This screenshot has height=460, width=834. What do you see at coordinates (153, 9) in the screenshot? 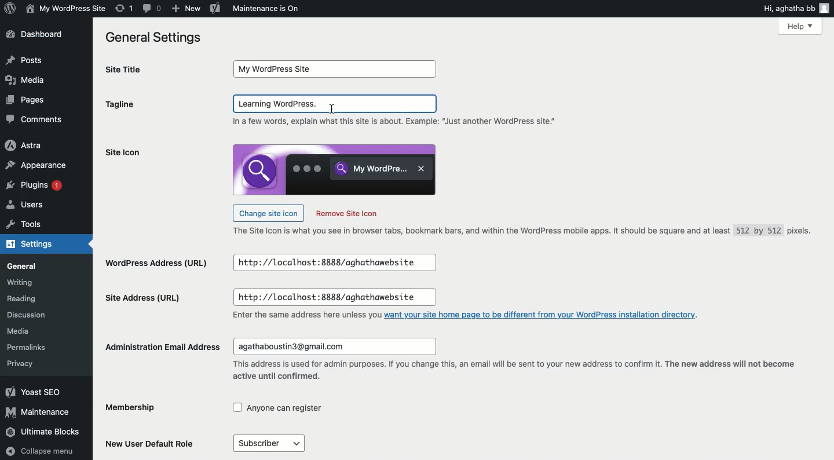
I see `Comment` at bounding box center [153, 9].